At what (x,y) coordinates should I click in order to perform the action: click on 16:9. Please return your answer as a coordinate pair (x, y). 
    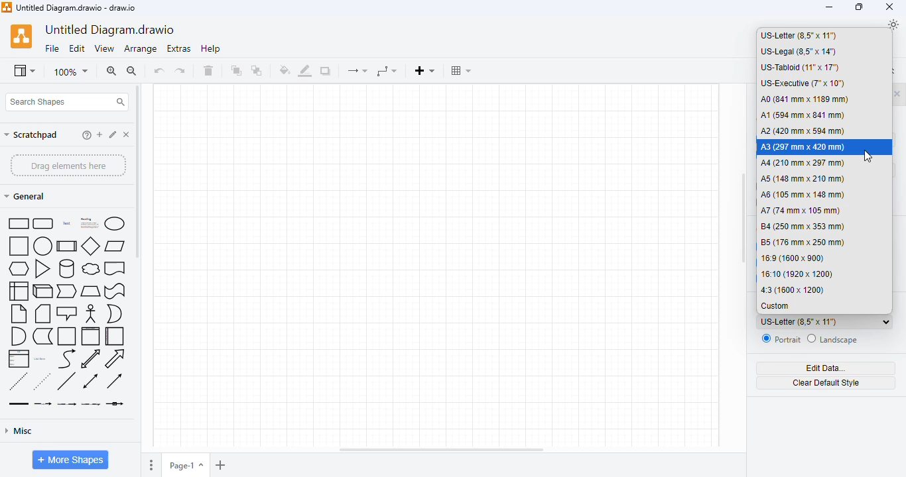
    Looking at the image, I should click on (793, 258).